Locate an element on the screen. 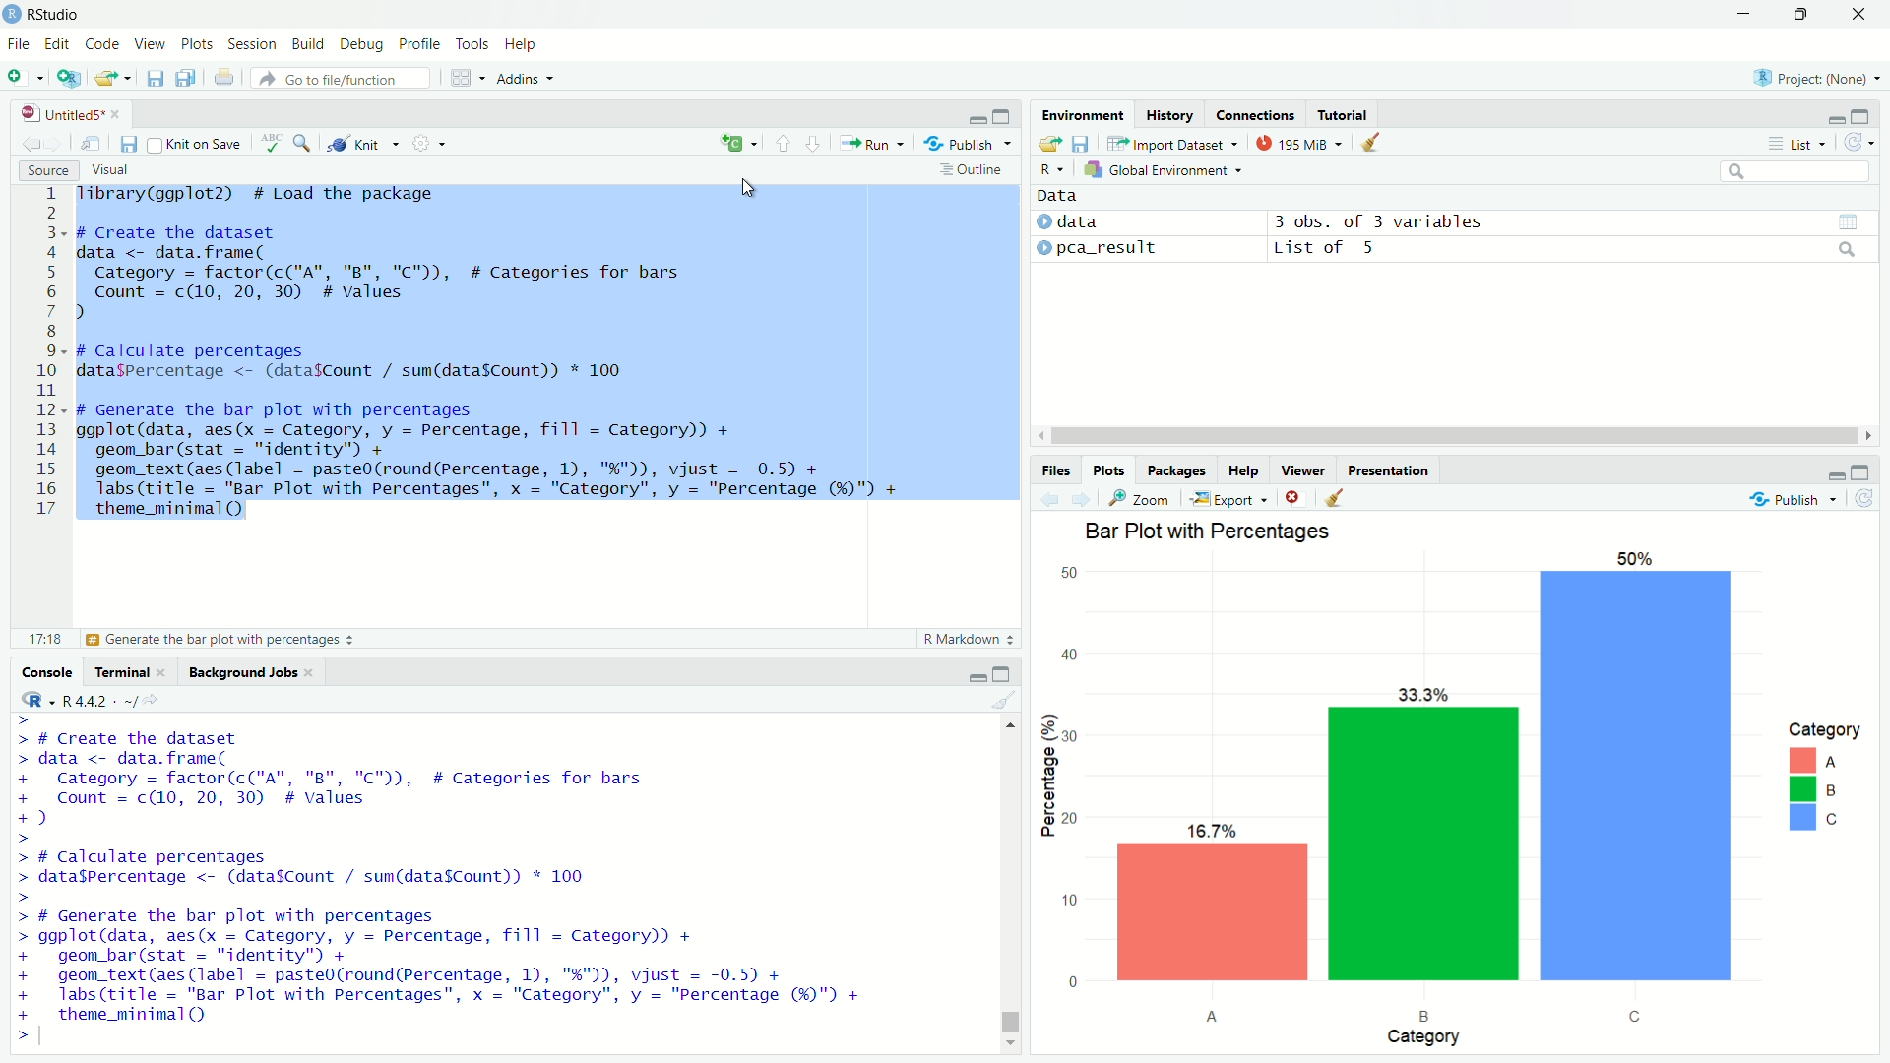 This screenshot has width=1890, height=1063. bar plot with percentages is located at coordinates (1462, 784).